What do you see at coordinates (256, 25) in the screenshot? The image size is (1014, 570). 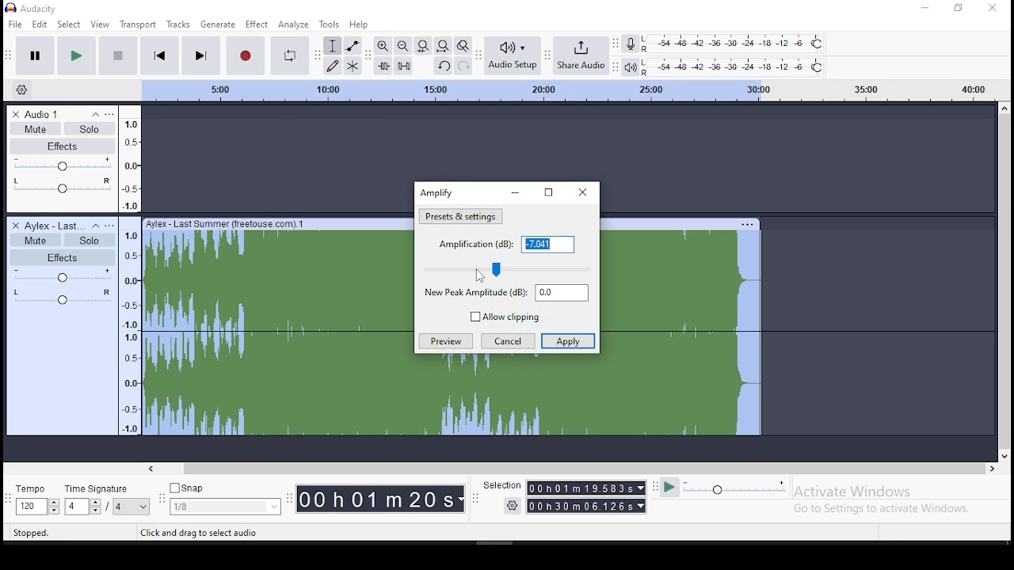 I see `effect` at bounding box center [256, 25].